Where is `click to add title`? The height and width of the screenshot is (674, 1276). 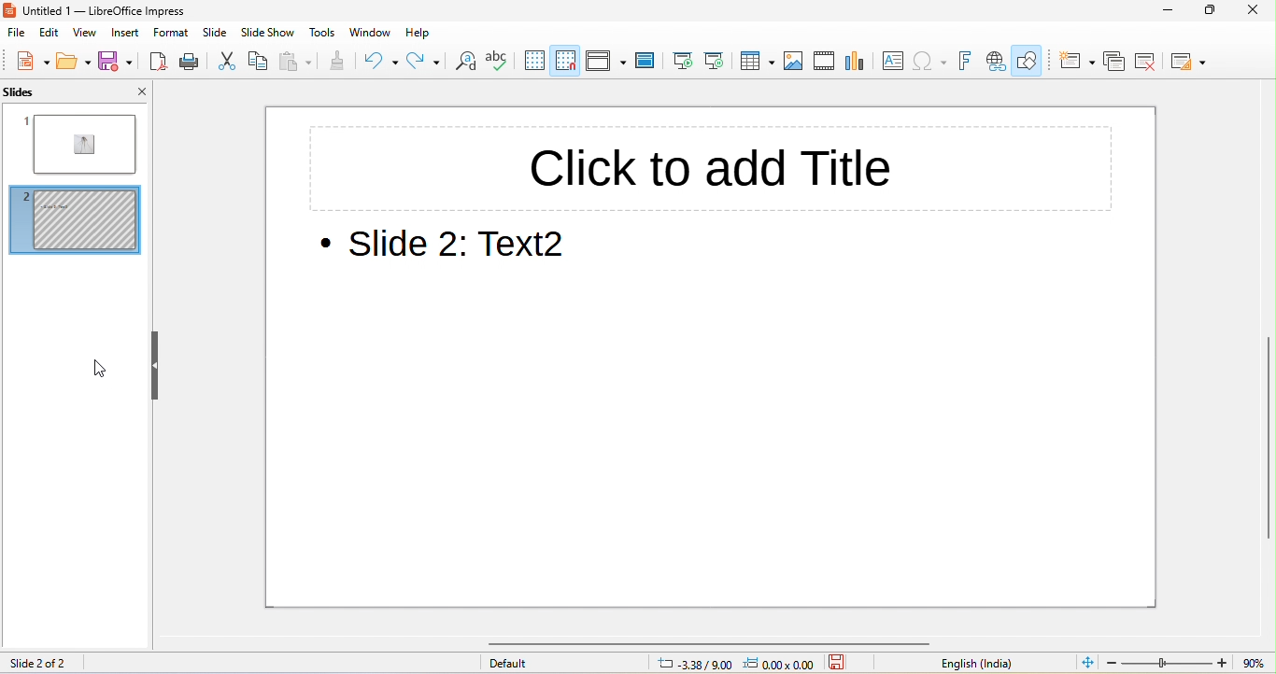
click to add title is located at coordinates (710, 167).